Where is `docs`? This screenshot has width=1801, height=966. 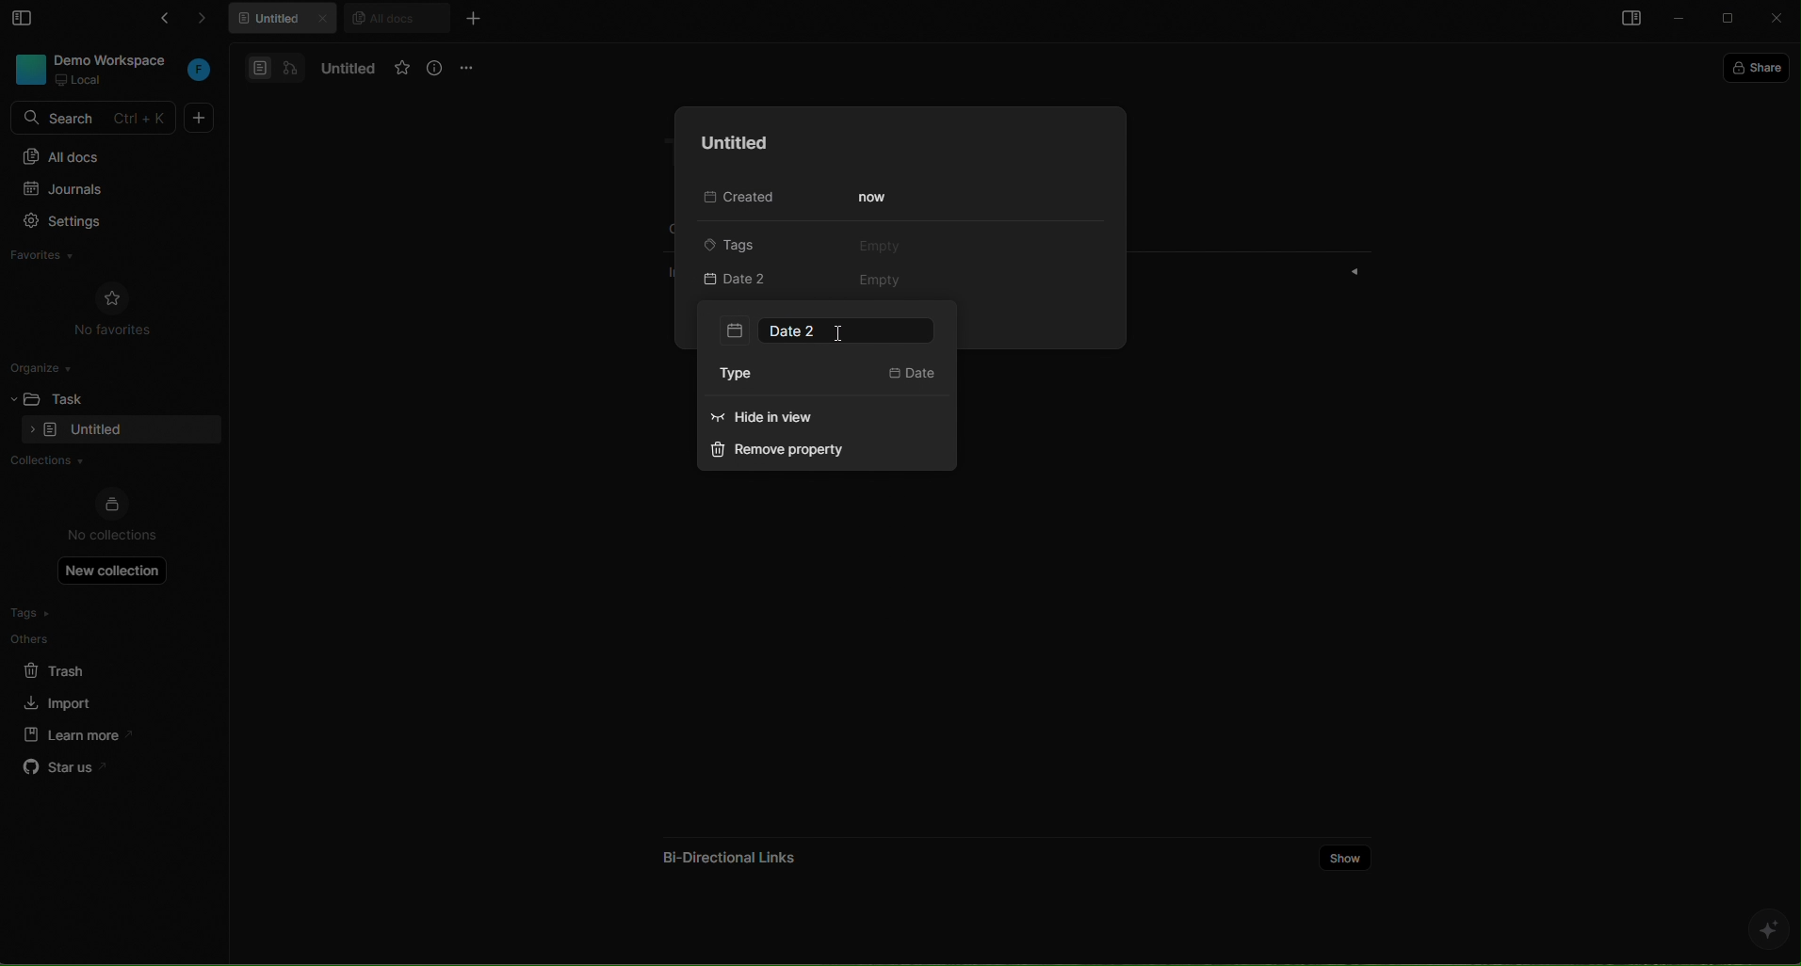
docs is located at coordinates (275, 67).